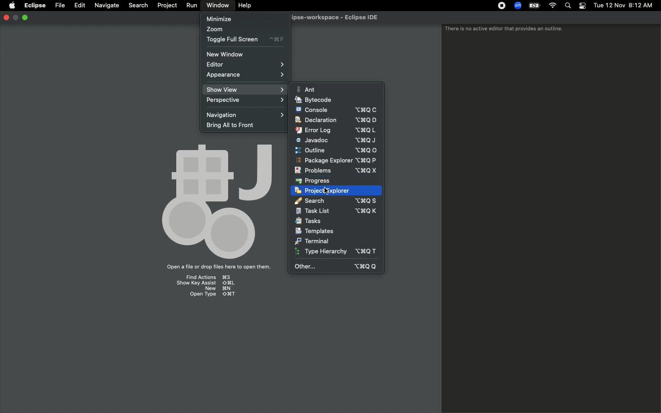  I want to click on Recording, so click(499, 6).